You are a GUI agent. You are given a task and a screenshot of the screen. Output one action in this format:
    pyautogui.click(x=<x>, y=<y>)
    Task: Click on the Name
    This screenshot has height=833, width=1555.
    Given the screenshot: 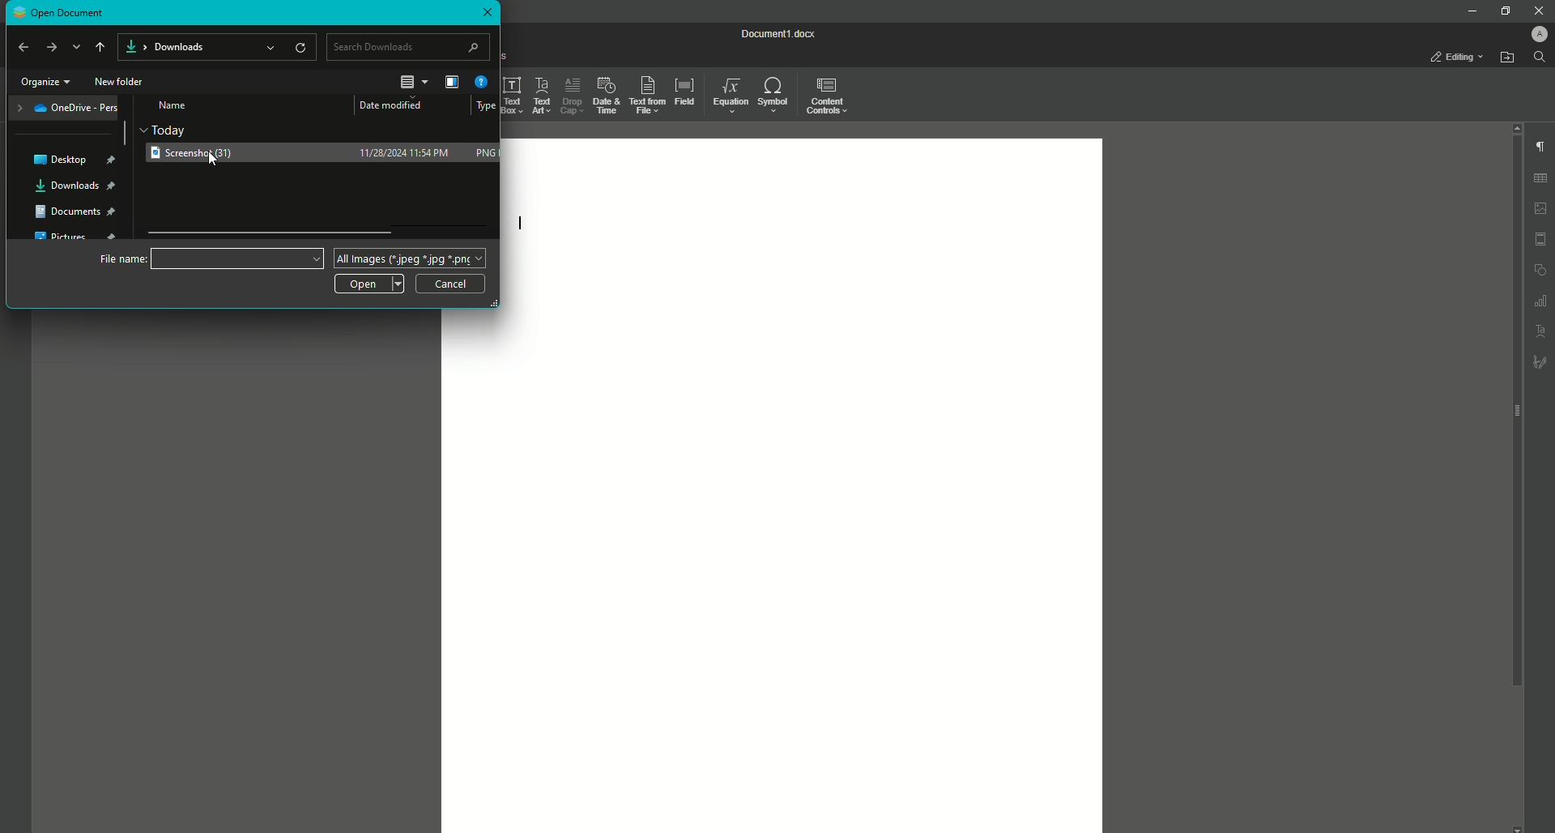 What is the action you would take?
    pyautogui.click(x=175, y=107)
    